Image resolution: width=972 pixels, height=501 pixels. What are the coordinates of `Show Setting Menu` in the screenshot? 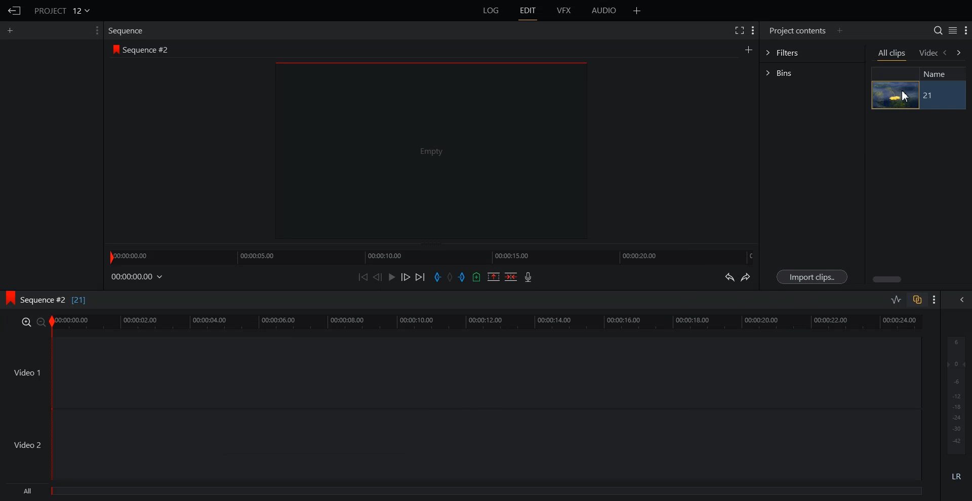 It's located at (966, 31).